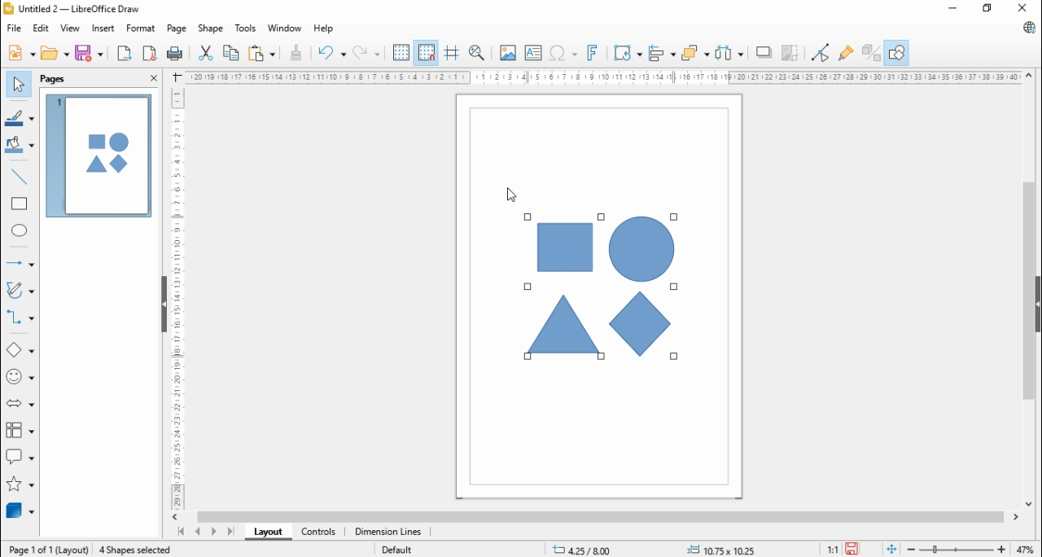  Describe the element at coordinates (125, 53) in the screenshot. I see `export` at that location.